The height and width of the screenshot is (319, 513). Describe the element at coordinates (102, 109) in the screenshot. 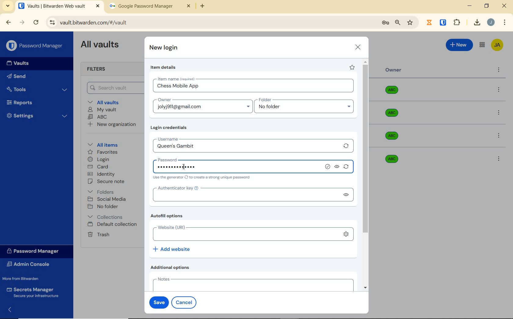

I see `My Vault` at that location.